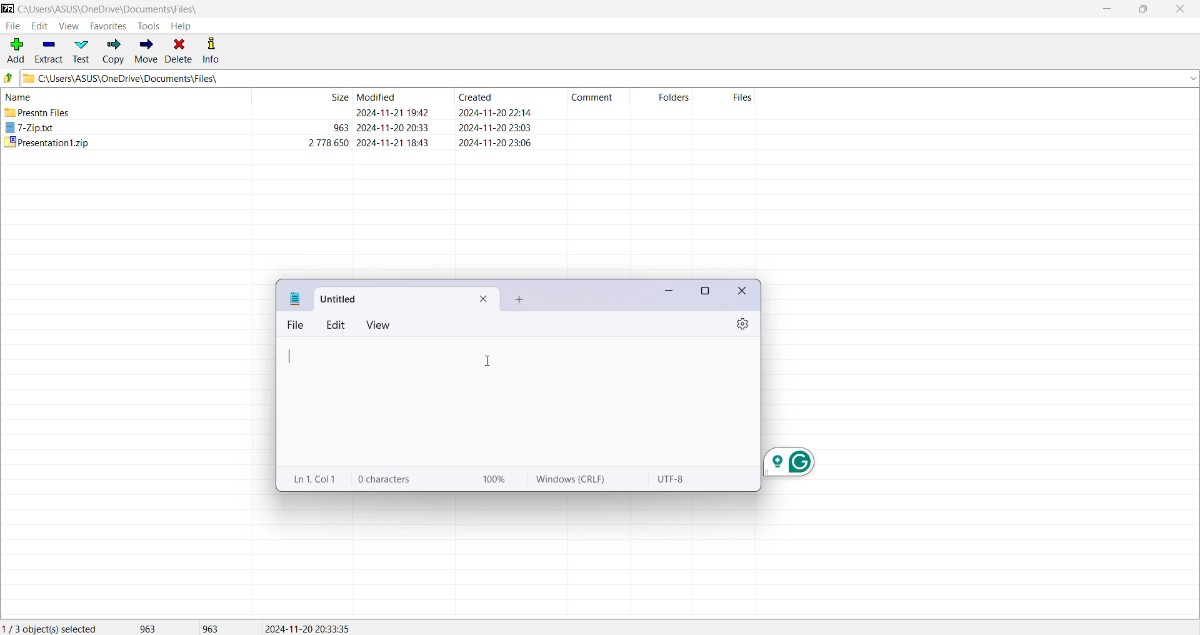 Image resolution: width=1200 pixels, height=635 pixels. I want to click on comment, so click(592, 97).